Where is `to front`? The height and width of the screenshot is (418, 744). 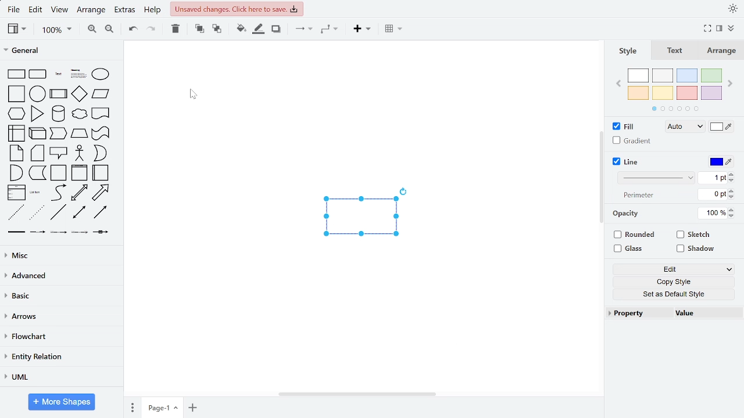
to front is located at coordinates (199, 30).